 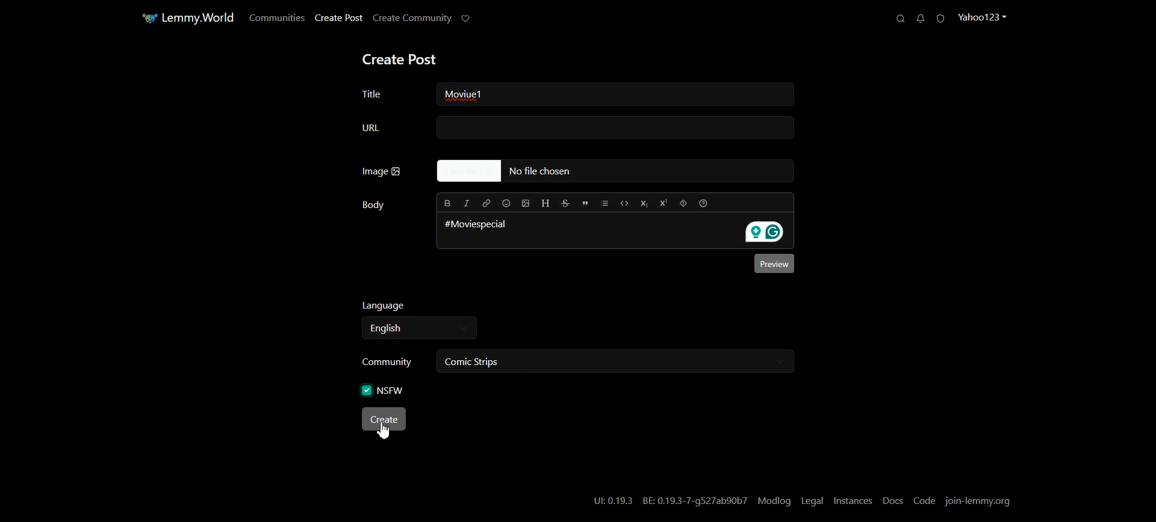 I want to click on Modlog, so click(x=775, y=501).